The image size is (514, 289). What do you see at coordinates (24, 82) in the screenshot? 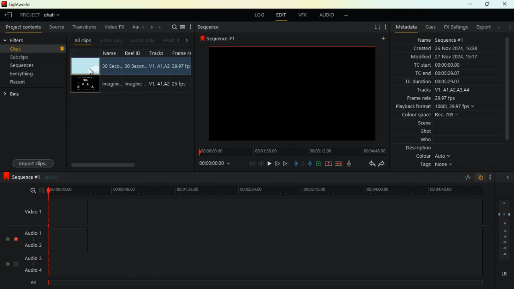
I see `recent` at bounding box center [24, 82].